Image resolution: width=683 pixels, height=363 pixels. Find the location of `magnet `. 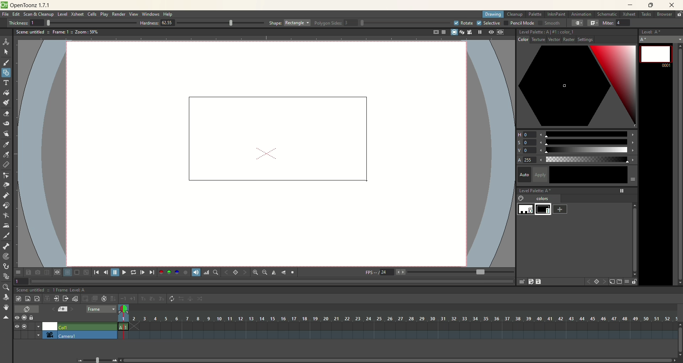

magnet  is located at coordinates (6, 205).